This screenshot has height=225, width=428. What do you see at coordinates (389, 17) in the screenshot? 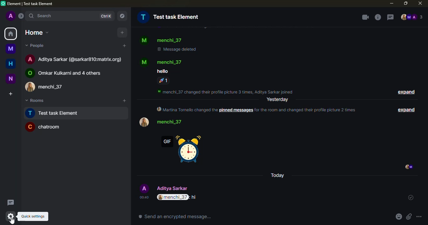
I see `threads` at bounding box center [389, 17].